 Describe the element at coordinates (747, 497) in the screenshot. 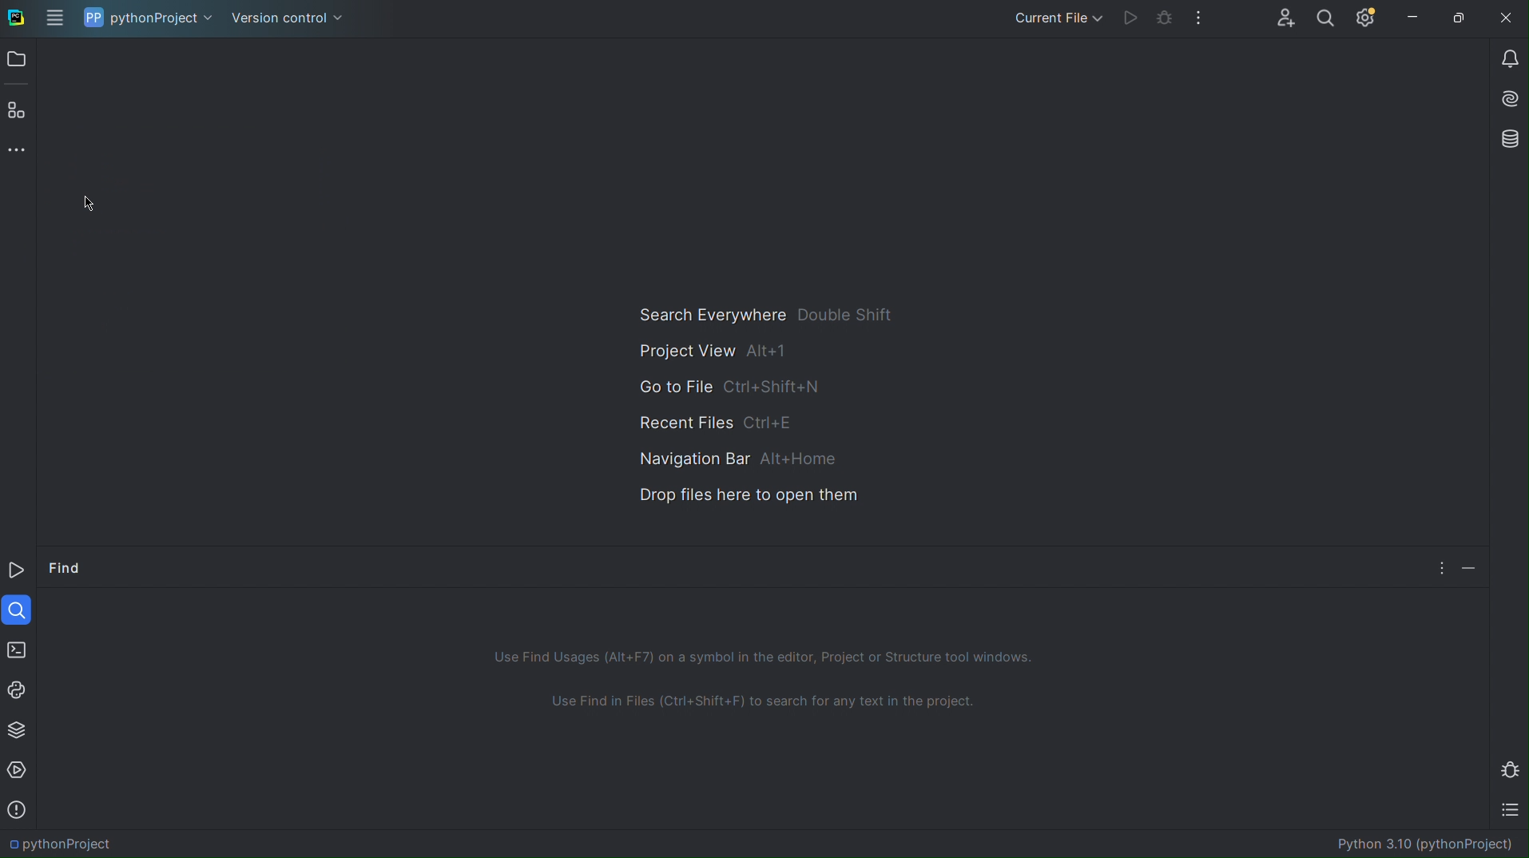

I see `Drop files here to open them` at that location.